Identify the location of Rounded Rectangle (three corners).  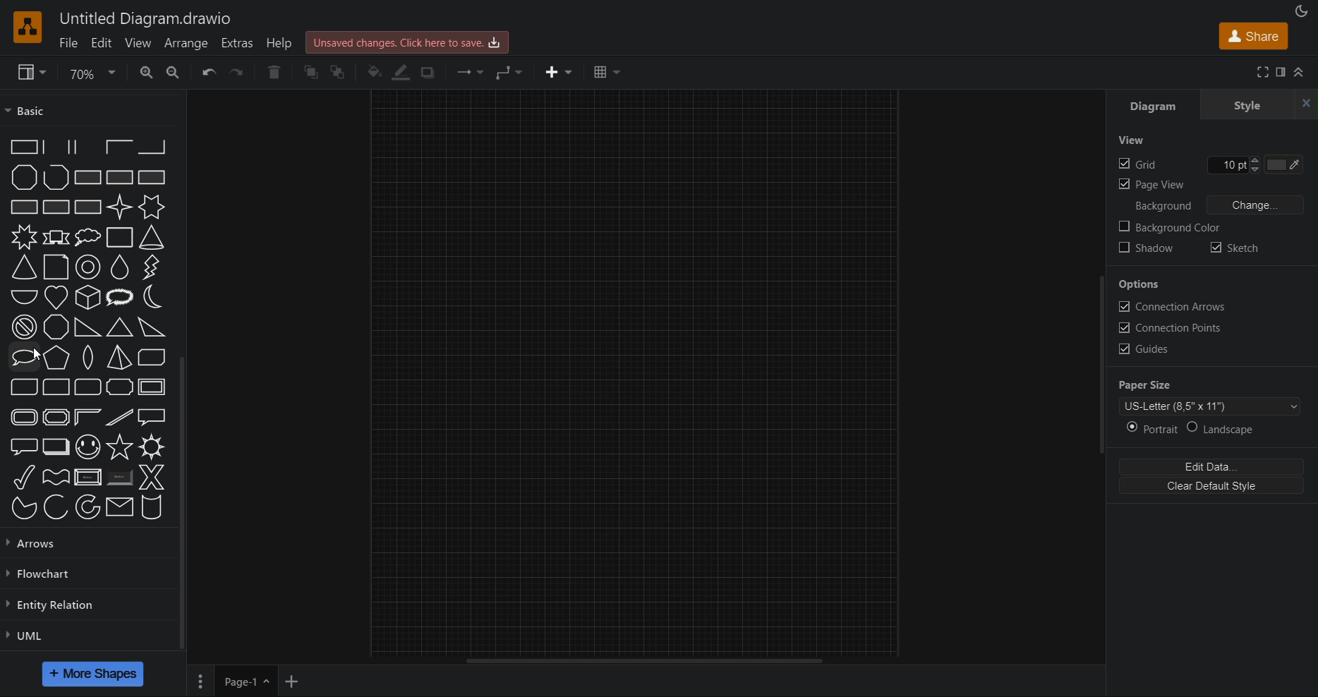
(88, 387).